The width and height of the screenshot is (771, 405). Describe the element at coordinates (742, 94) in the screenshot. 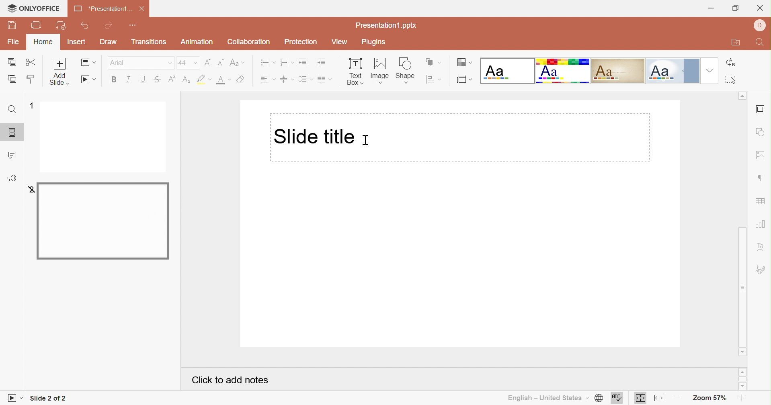

I see `Scroll up` at that location.